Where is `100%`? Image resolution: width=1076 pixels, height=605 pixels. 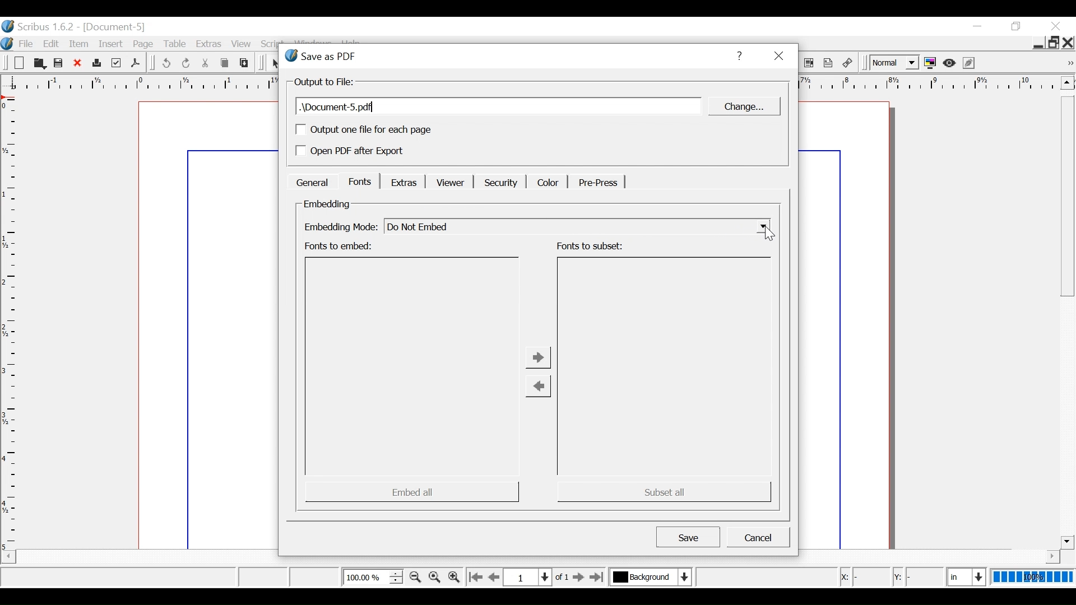 100% is located at coordinates (1033, 576).